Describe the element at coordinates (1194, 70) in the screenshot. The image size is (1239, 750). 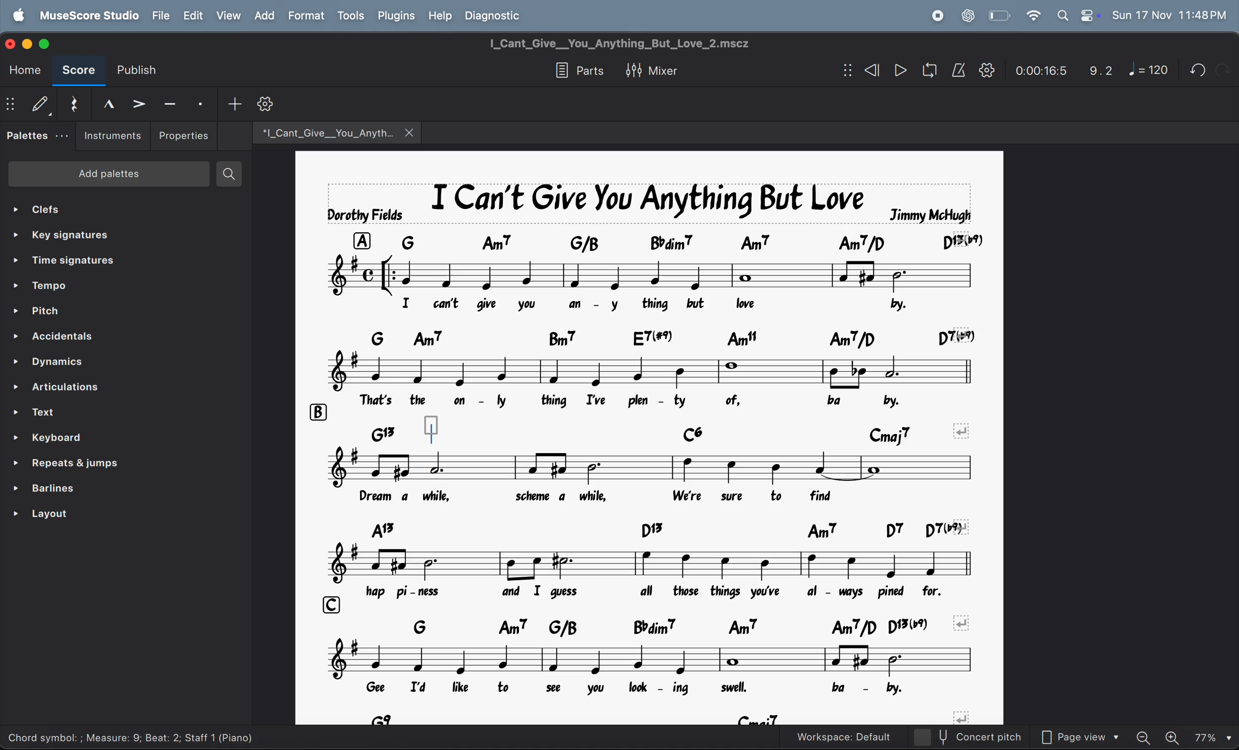
I see `undo` at that location.